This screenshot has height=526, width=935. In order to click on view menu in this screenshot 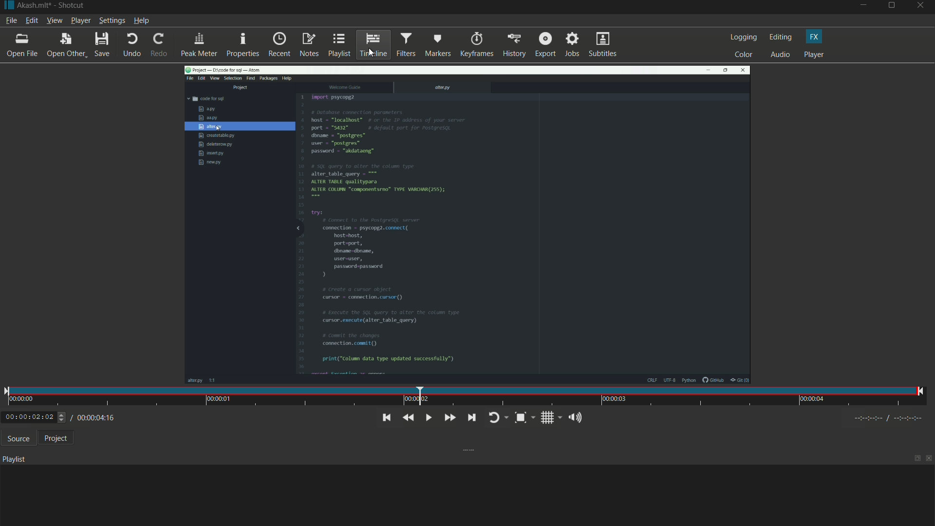, I will do `click(54, 20)`.